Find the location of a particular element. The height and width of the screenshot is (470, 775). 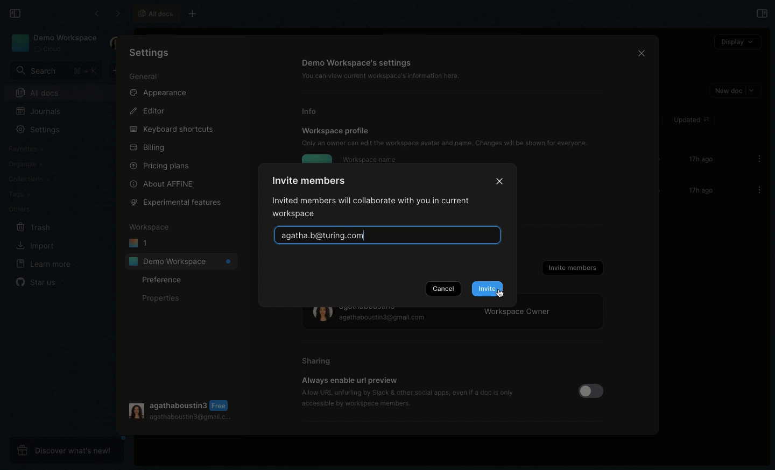

cursor is located at coordinates (506, 293).